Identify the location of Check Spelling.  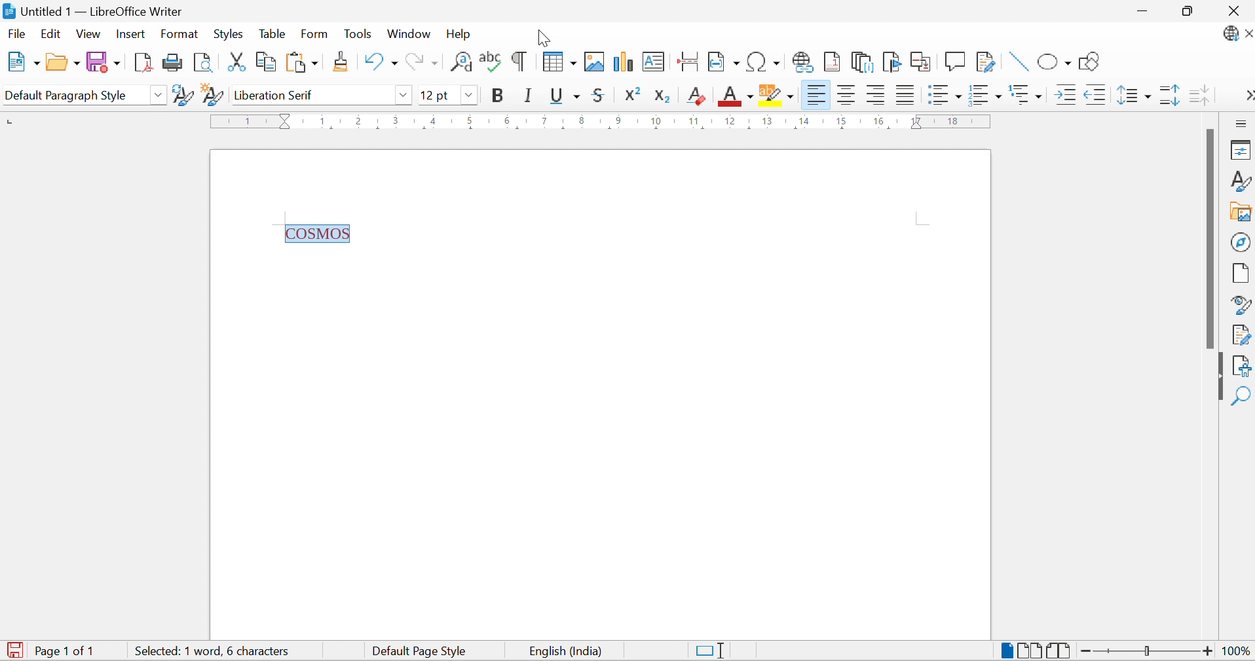
(491, 62).